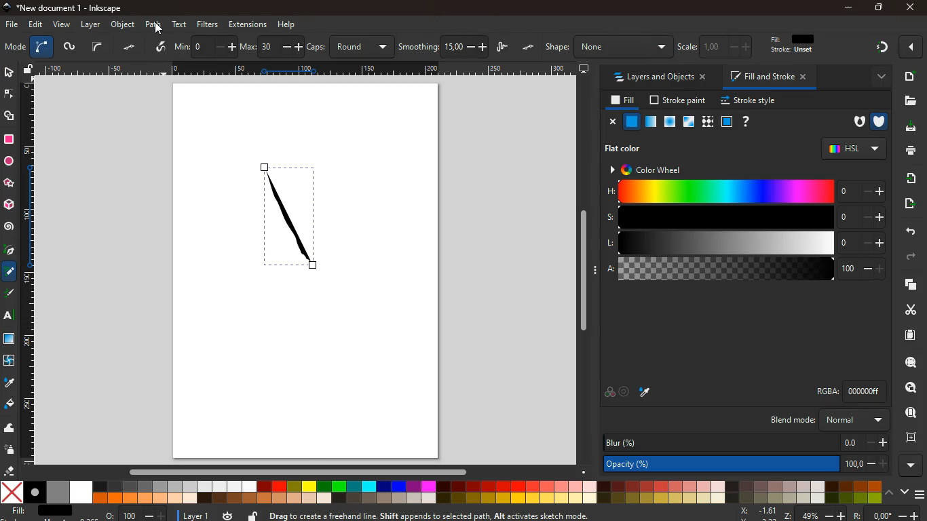 The image size is (927, 521). I want to click on unlock, so click(29, 70).